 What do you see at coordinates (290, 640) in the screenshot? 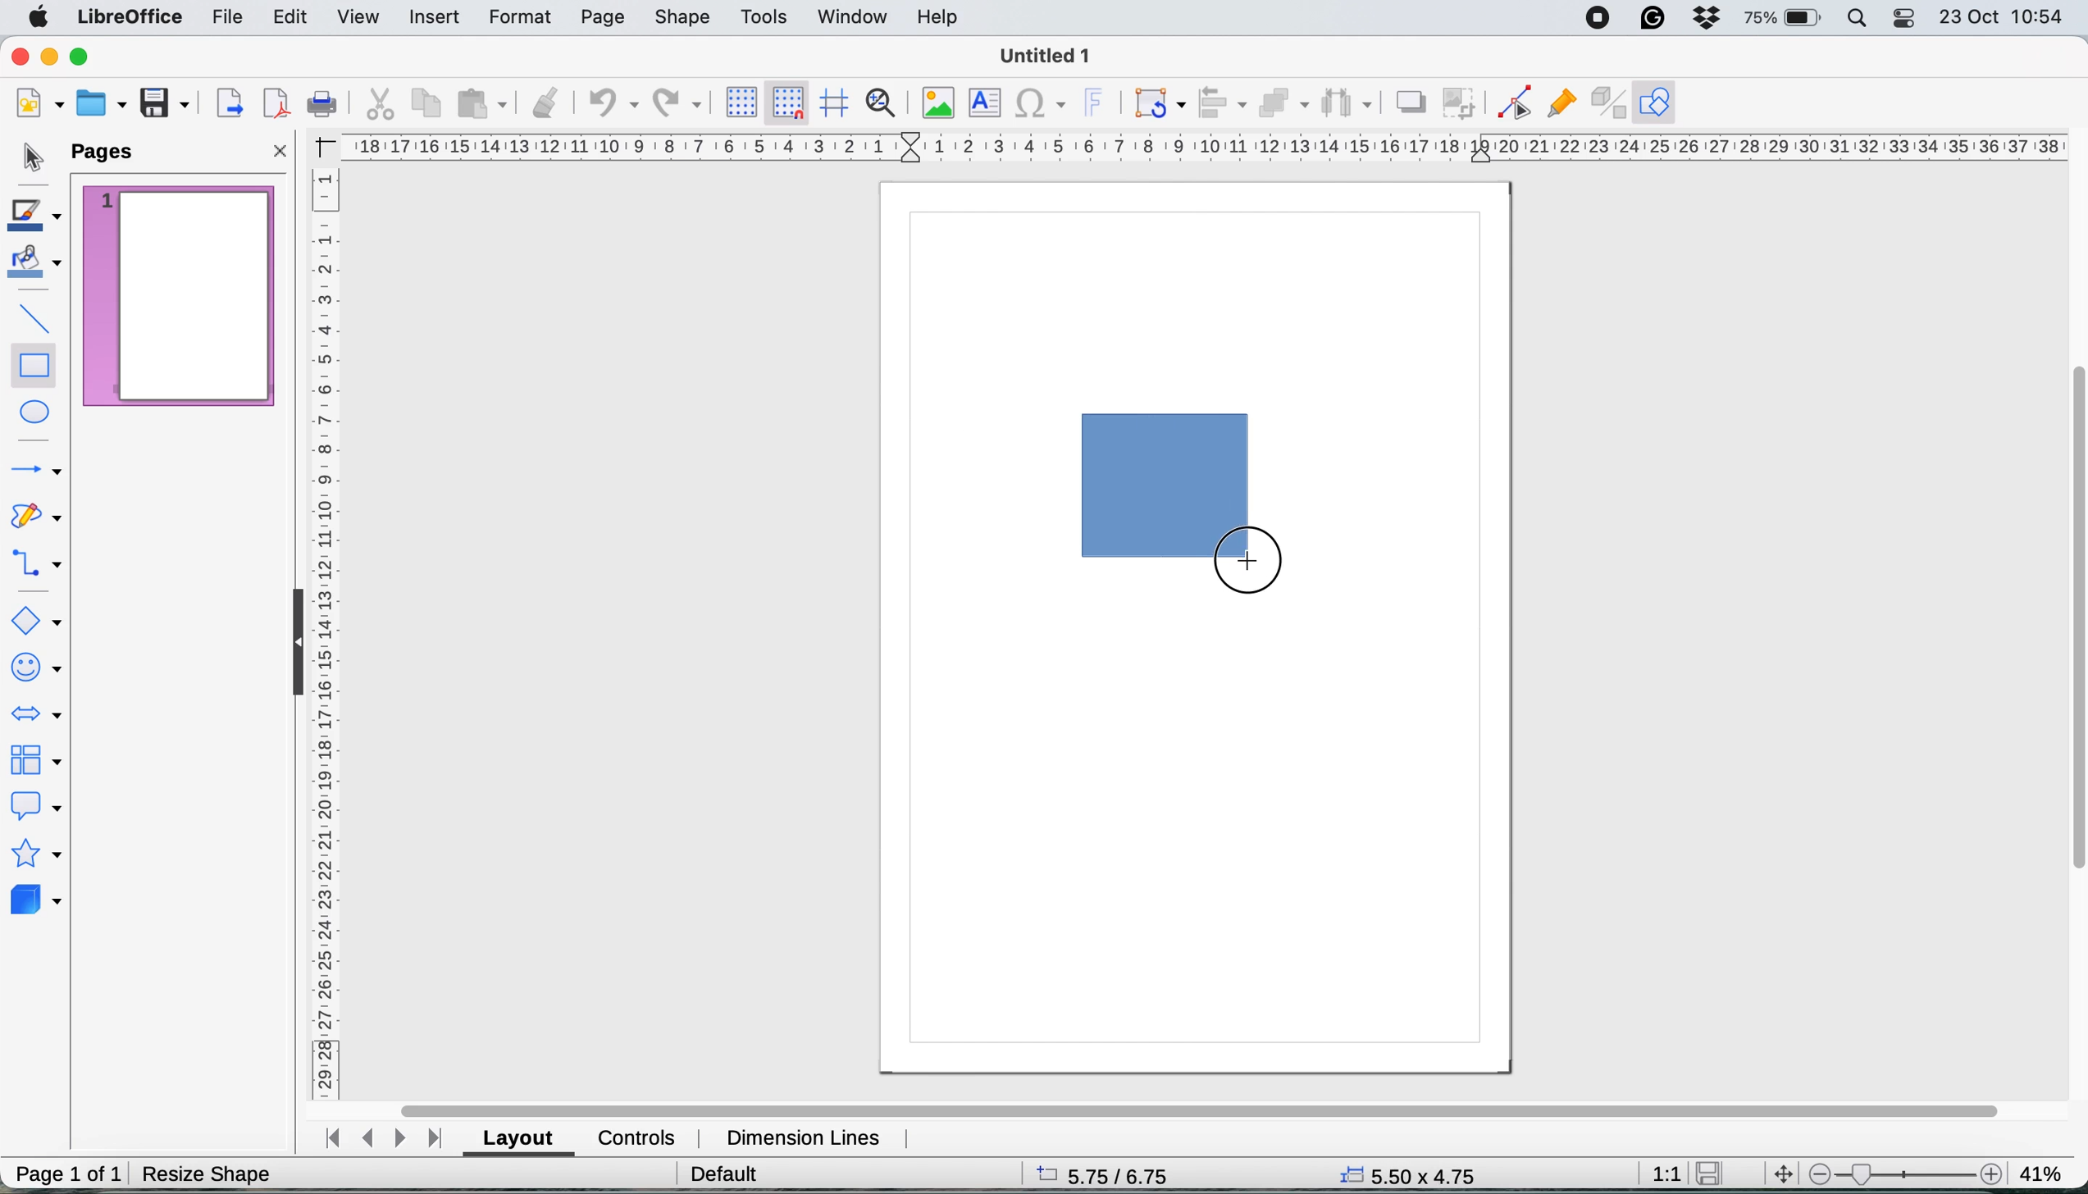
I see `collapse` at bounding box center [290, 640].